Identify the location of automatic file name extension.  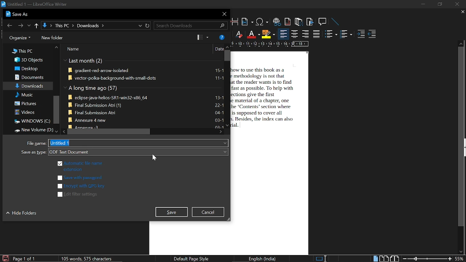
(79, 166).